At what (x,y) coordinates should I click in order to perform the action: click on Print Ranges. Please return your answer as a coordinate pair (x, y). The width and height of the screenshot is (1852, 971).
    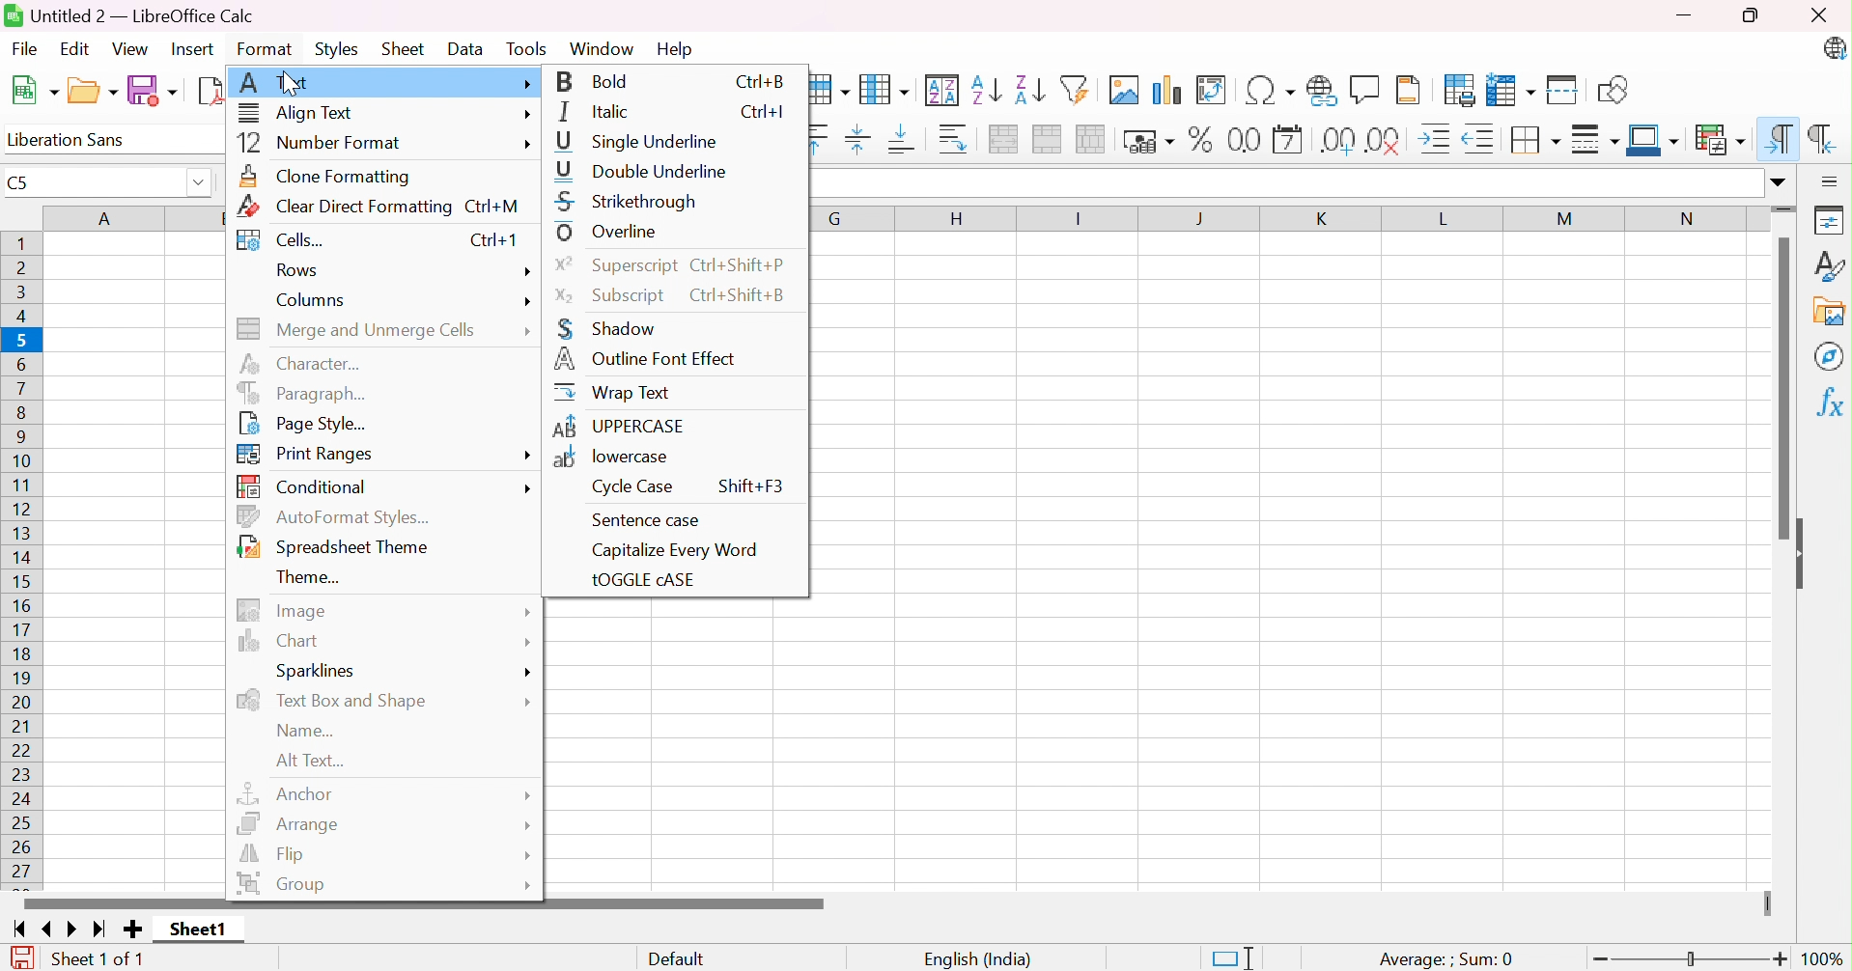
    Looking at the image, I should click on (304, 455).